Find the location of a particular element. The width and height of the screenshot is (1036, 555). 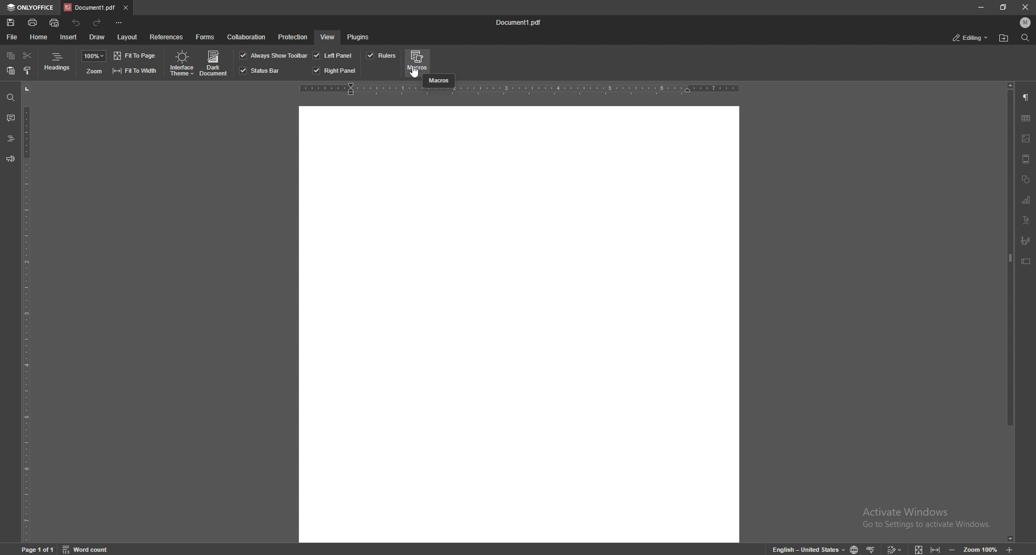

spell check is located at coordinates (873, 547).